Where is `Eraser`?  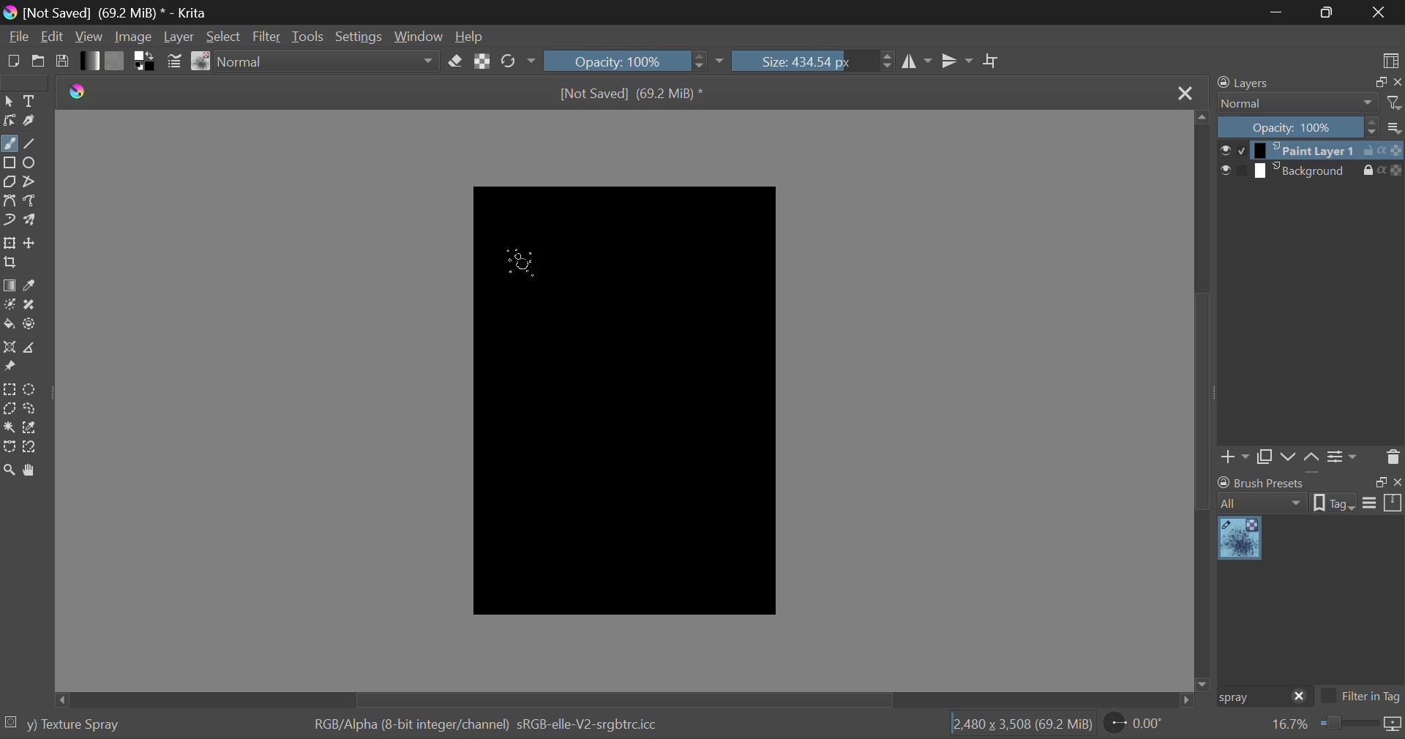 Eraser is located at coordinates (455, 61).